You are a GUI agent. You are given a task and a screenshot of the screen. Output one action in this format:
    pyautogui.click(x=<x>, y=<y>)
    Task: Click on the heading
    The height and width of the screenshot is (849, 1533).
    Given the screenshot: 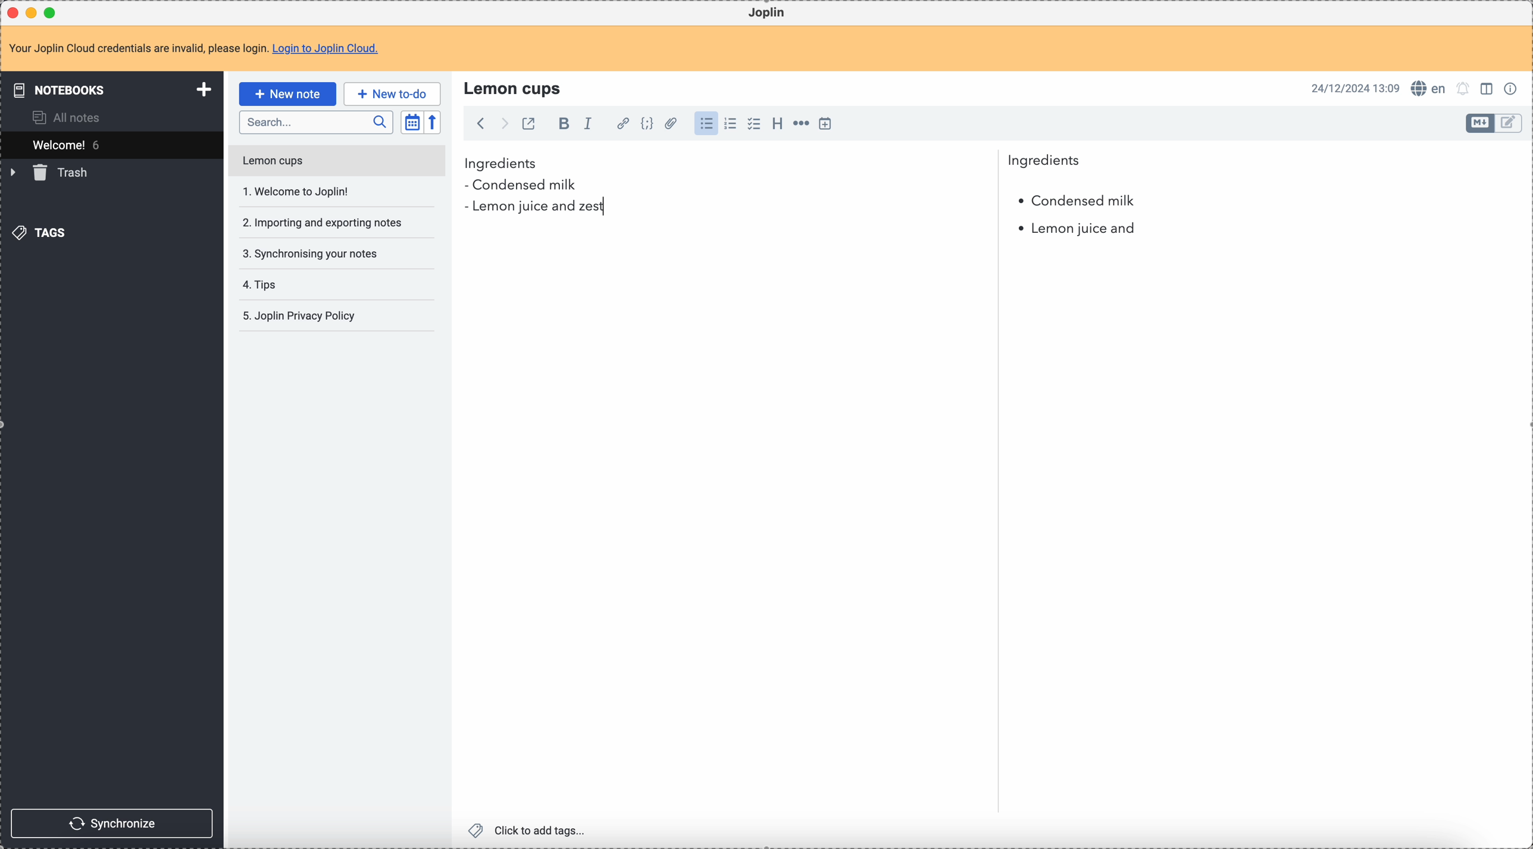 What is the action you would take?
    pyautogui.click(x=777, y=123)
    